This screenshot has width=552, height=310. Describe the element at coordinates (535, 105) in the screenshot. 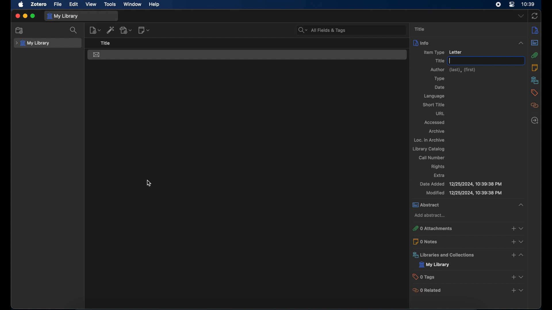

I see `related` at that location.